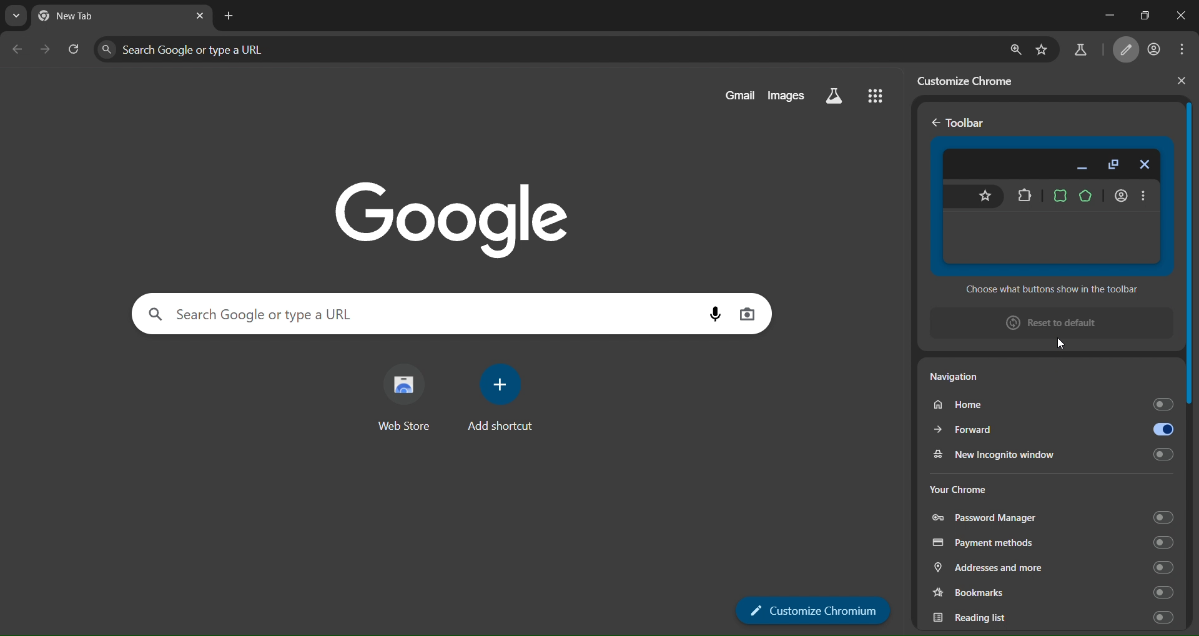  I want to click on customize chromium, so click(814, 610).